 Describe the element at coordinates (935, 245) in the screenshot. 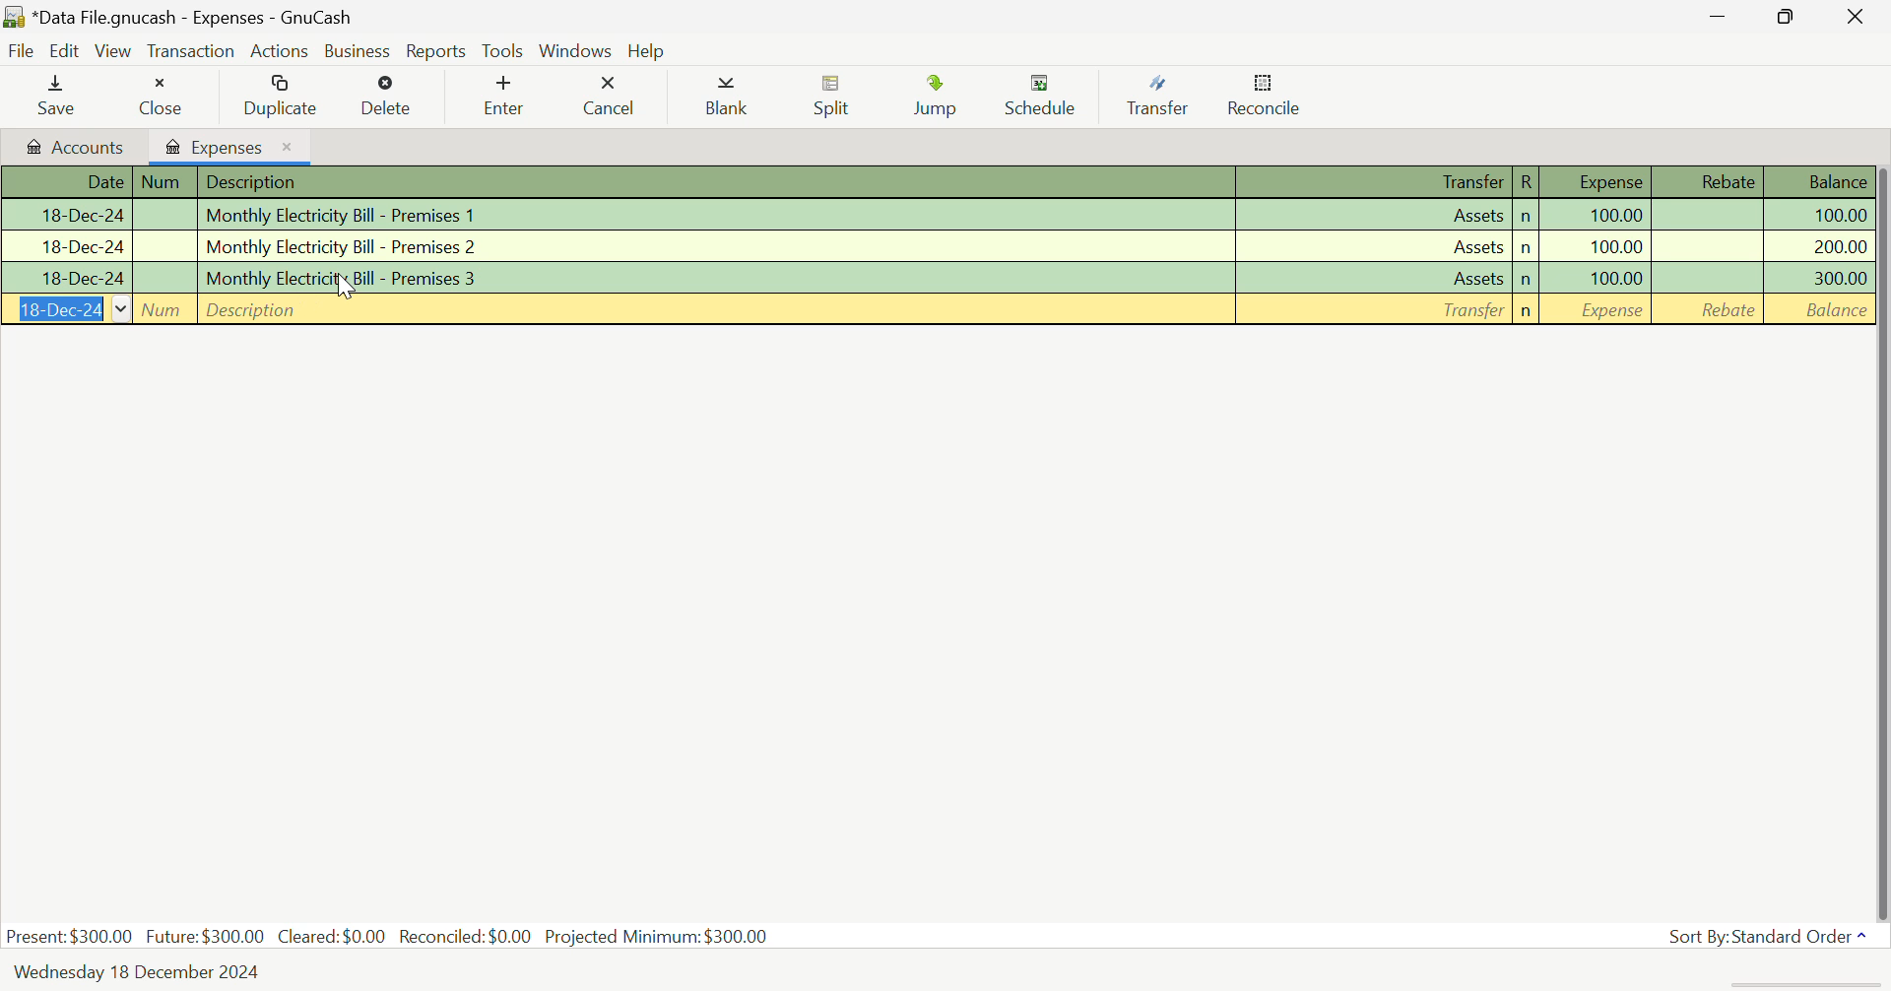

I see `Monthly Electricity Bill - Premises 2` at that location.